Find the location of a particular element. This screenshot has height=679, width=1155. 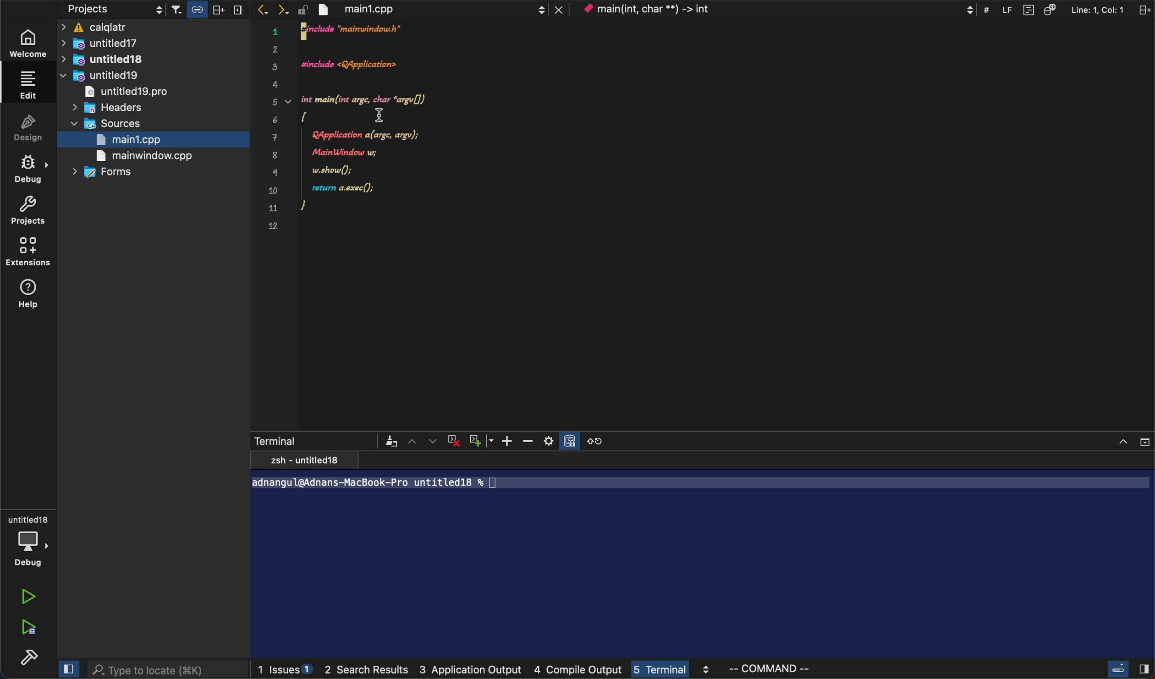

edit is located at coordinates (30, 83).